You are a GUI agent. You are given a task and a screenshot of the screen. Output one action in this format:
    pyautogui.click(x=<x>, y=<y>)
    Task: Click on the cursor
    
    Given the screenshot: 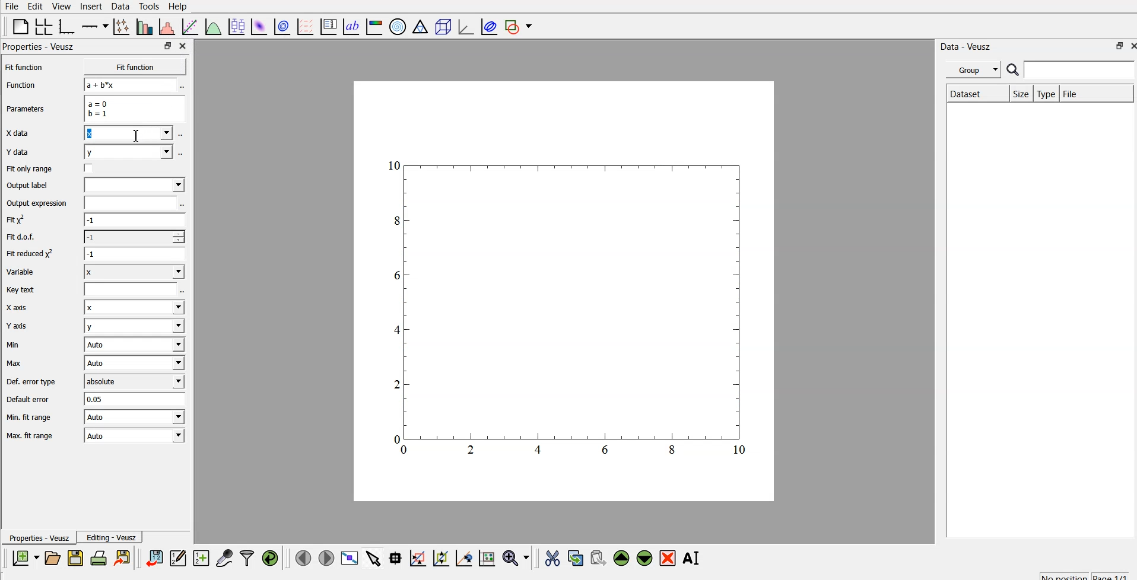 What is the action you would take?
    pyautogui.click(x=135, y=135)
    